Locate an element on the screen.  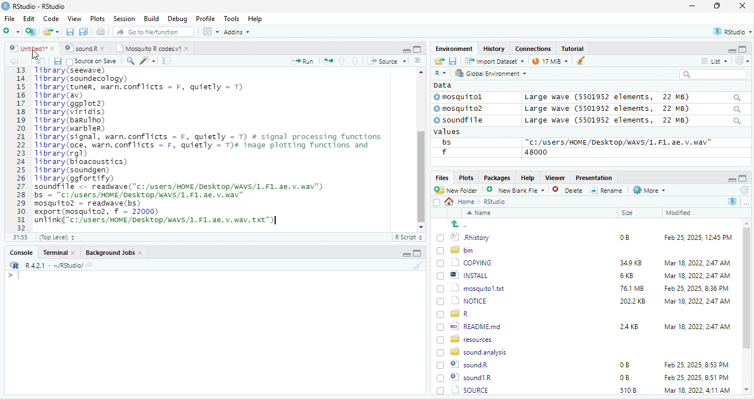
new project is located at coordinates (32, 32).